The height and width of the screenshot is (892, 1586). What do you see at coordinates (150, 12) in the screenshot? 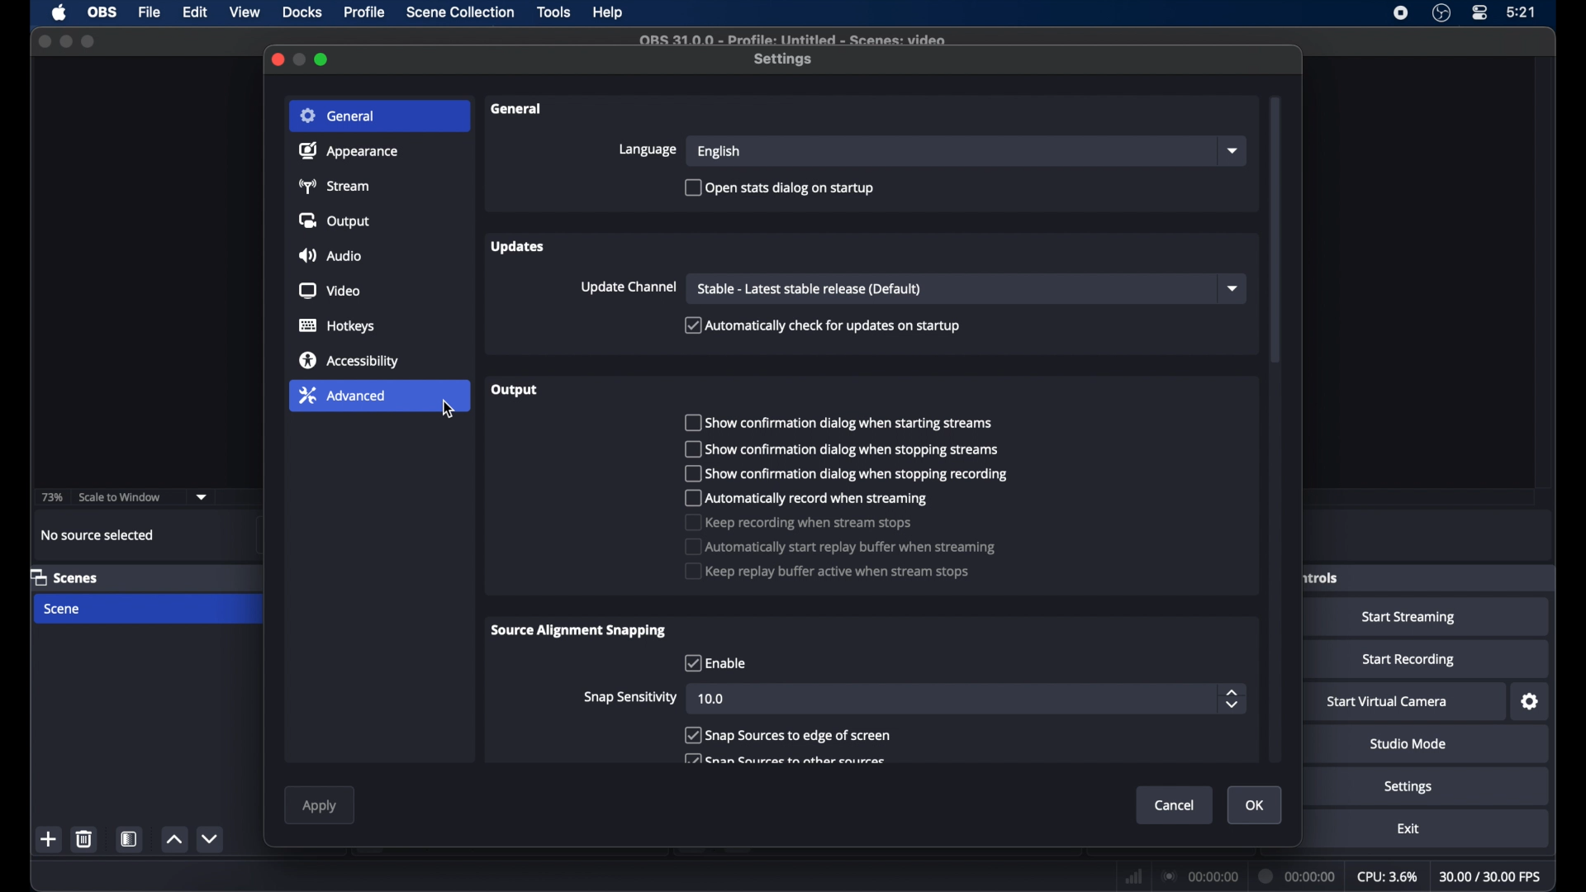
I see `file` at bounding box center [150, 12].